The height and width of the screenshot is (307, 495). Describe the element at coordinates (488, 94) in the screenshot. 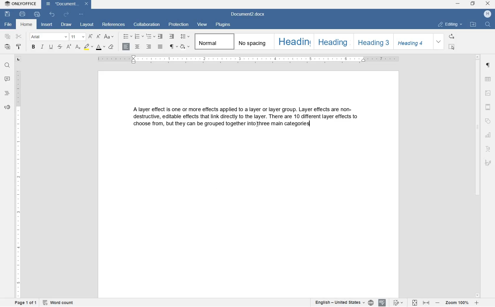

I see `image` at that location.